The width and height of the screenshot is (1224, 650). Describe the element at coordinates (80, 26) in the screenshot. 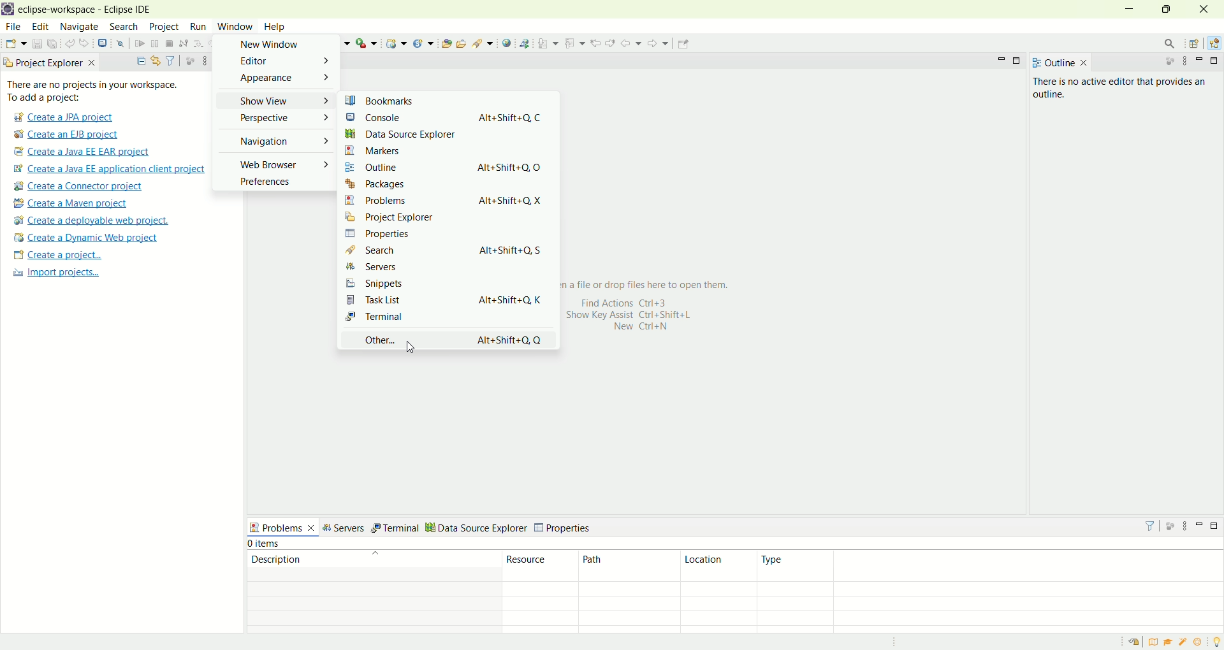

I see `navigate` at that location.